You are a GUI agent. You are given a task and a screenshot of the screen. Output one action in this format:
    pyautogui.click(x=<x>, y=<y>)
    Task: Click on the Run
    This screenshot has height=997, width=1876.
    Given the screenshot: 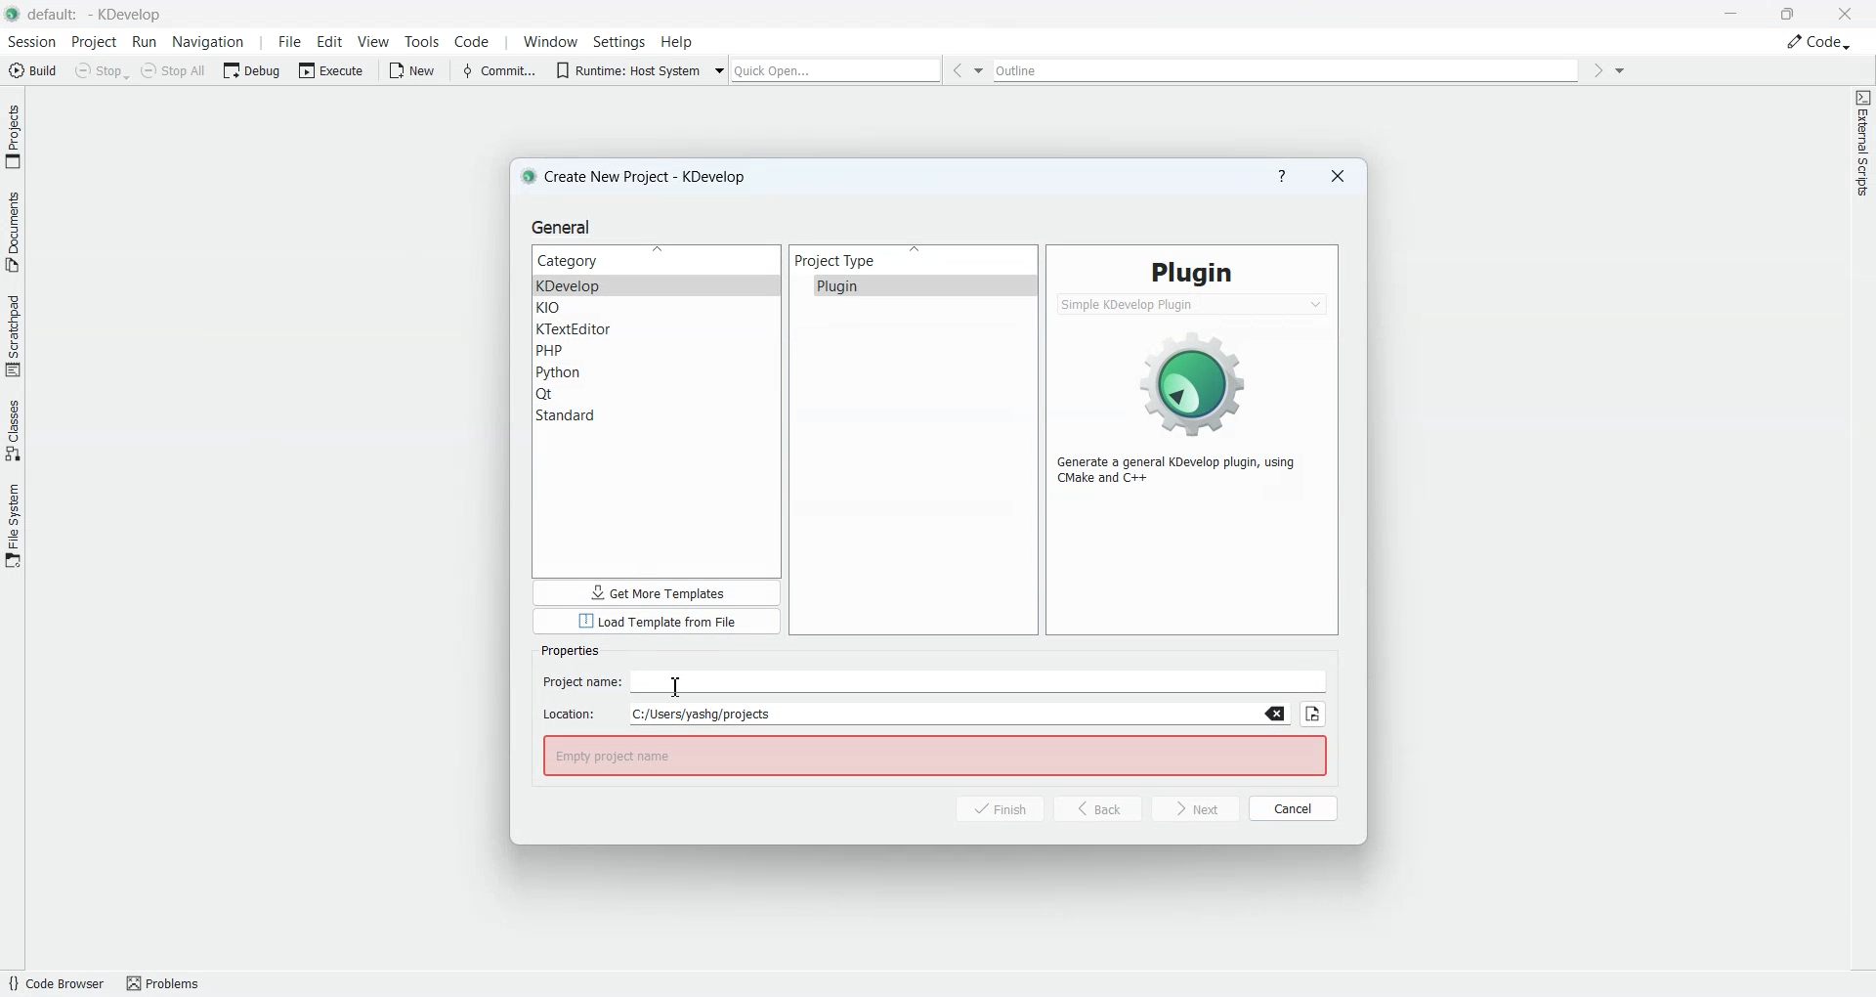 What is the action you would take?
    pyautogui.click(x=147, y=43)
    